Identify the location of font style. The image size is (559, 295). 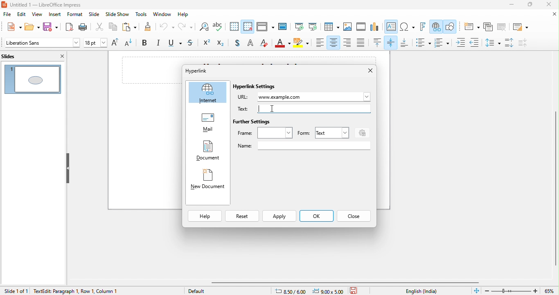
(41, 43).